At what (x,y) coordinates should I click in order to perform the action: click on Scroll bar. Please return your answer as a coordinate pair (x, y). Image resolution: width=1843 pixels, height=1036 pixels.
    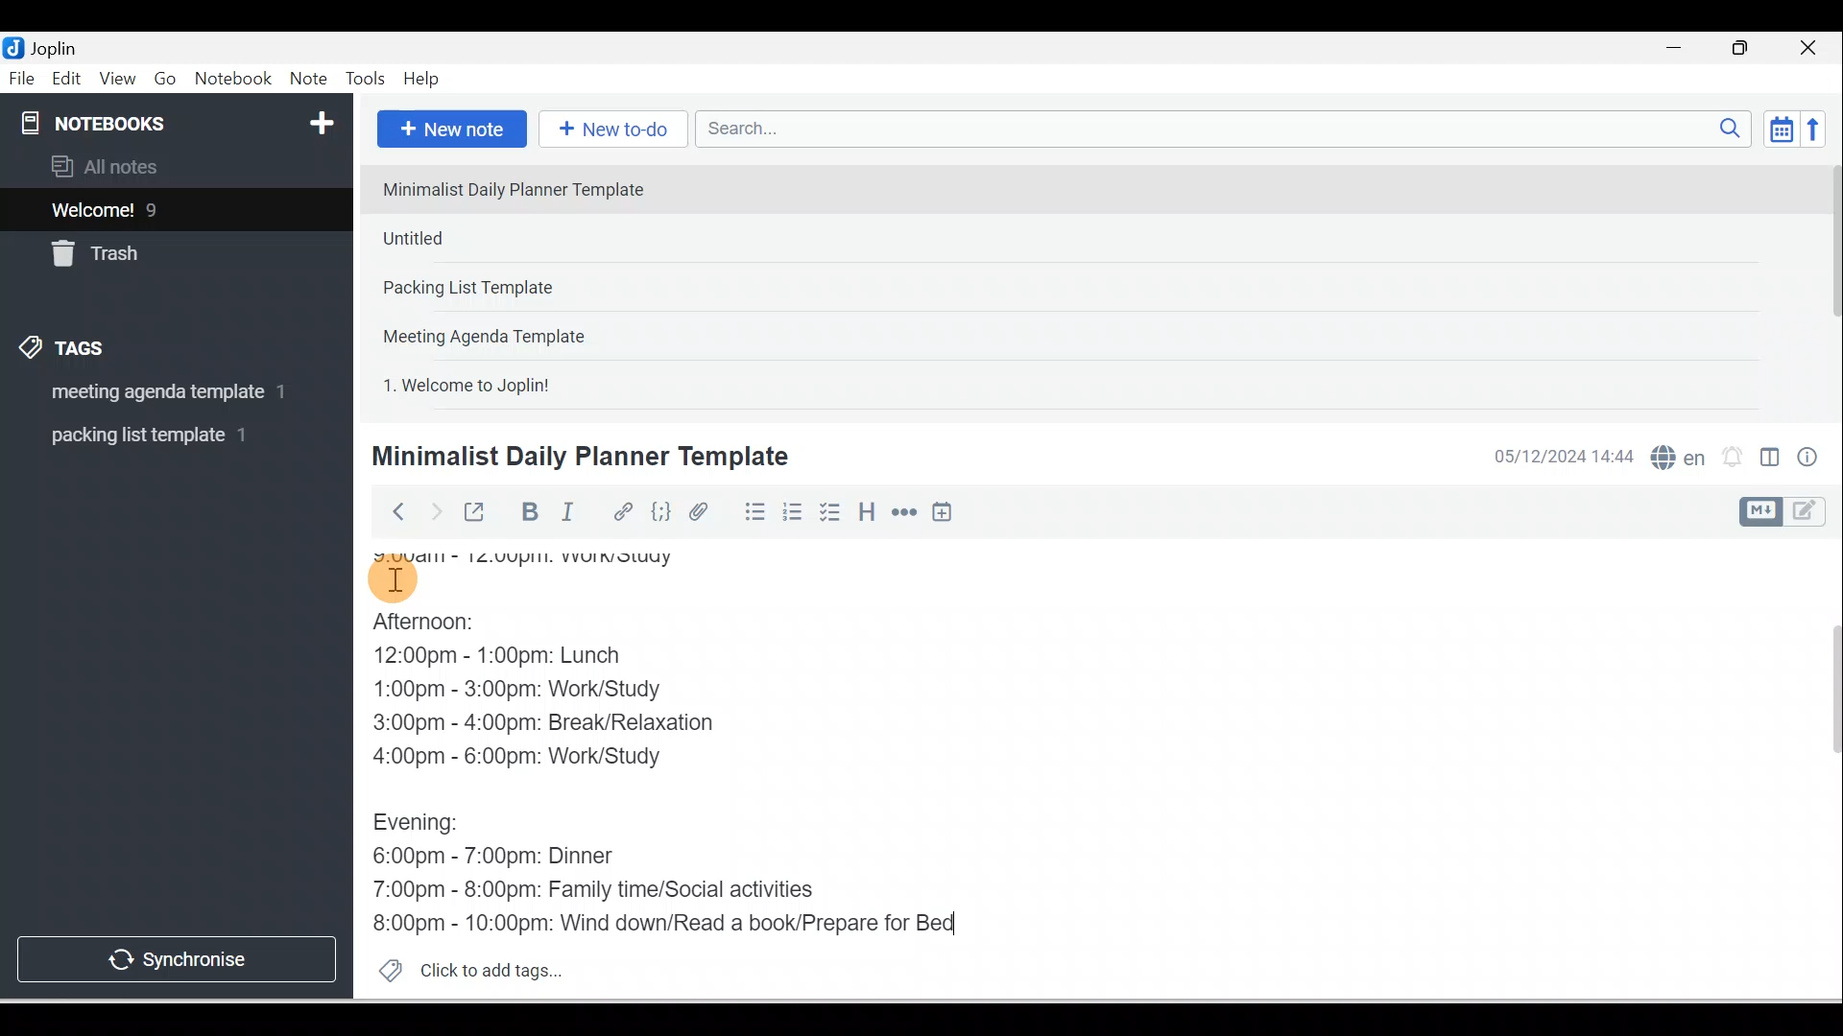
    Looking at the image, I should click on (1822, 769).